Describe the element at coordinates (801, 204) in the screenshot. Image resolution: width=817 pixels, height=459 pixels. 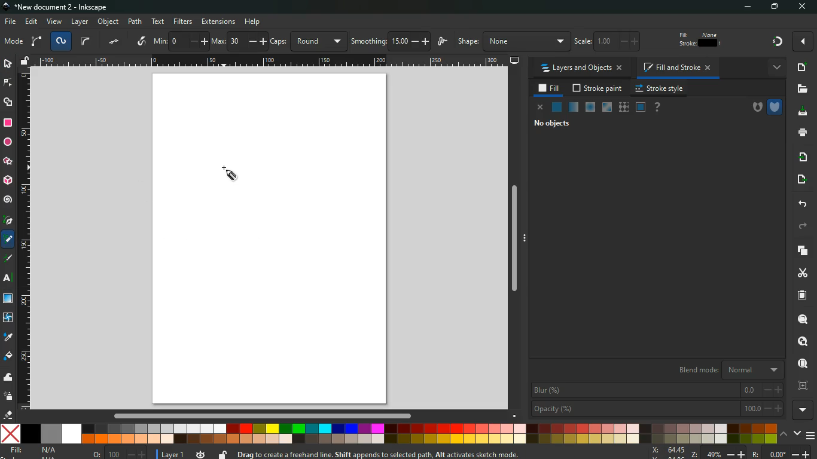
I see `back` at that location.